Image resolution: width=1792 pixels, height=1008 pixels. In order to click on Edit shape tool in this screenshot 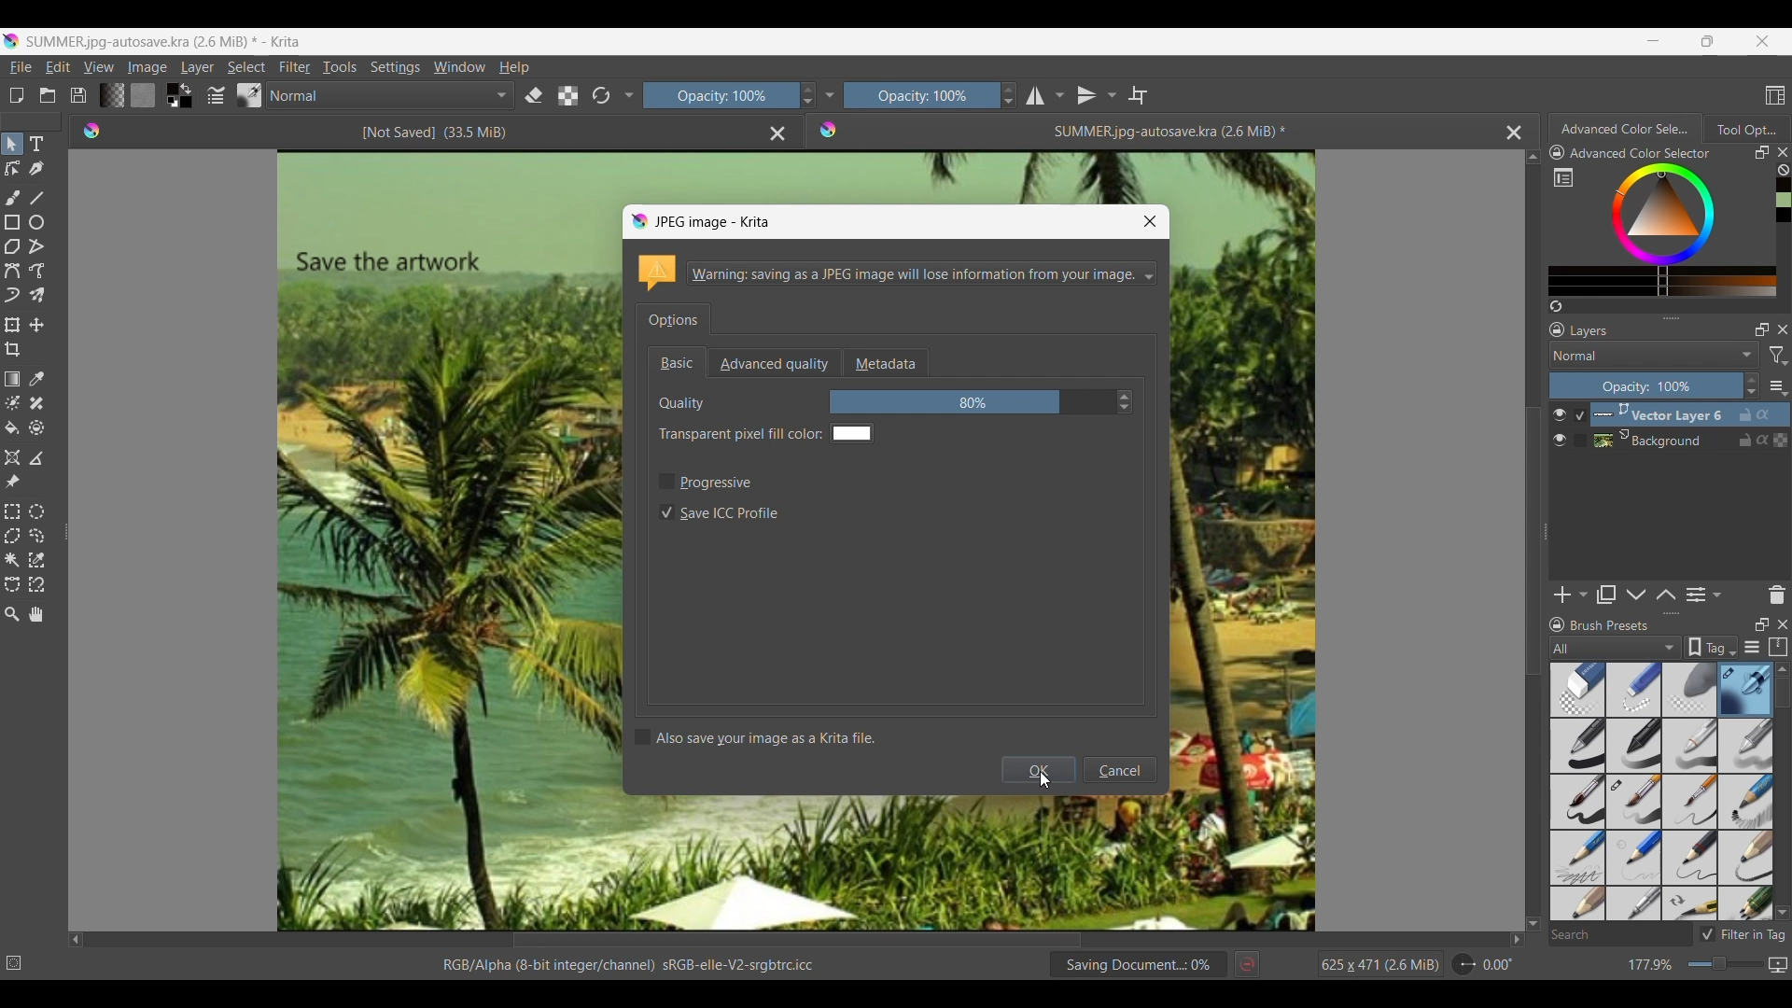, I will do `click(12, 169)`.